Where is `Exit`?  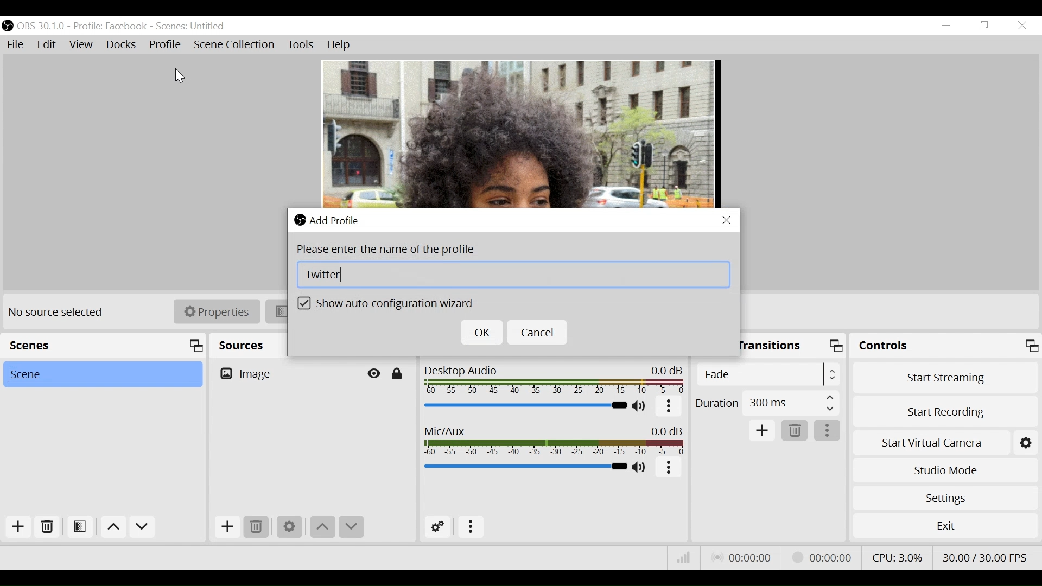 Exit is located at coordinates (944, 525).